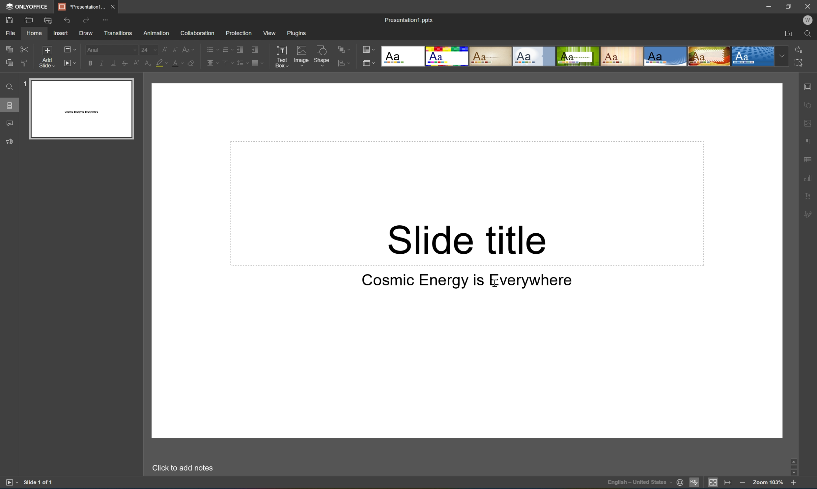  Describe the element at coordinates (47, 57) in the screenshot. I see `Add Slide` at that location.